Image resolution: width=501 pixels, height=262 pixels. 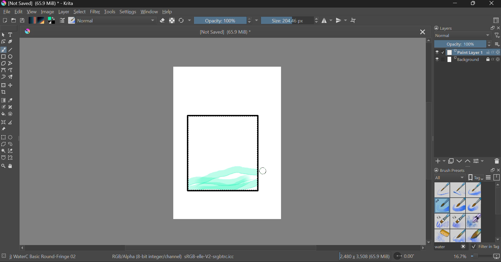 I want to click on Document Dimensions, so click(x=364, y=257).